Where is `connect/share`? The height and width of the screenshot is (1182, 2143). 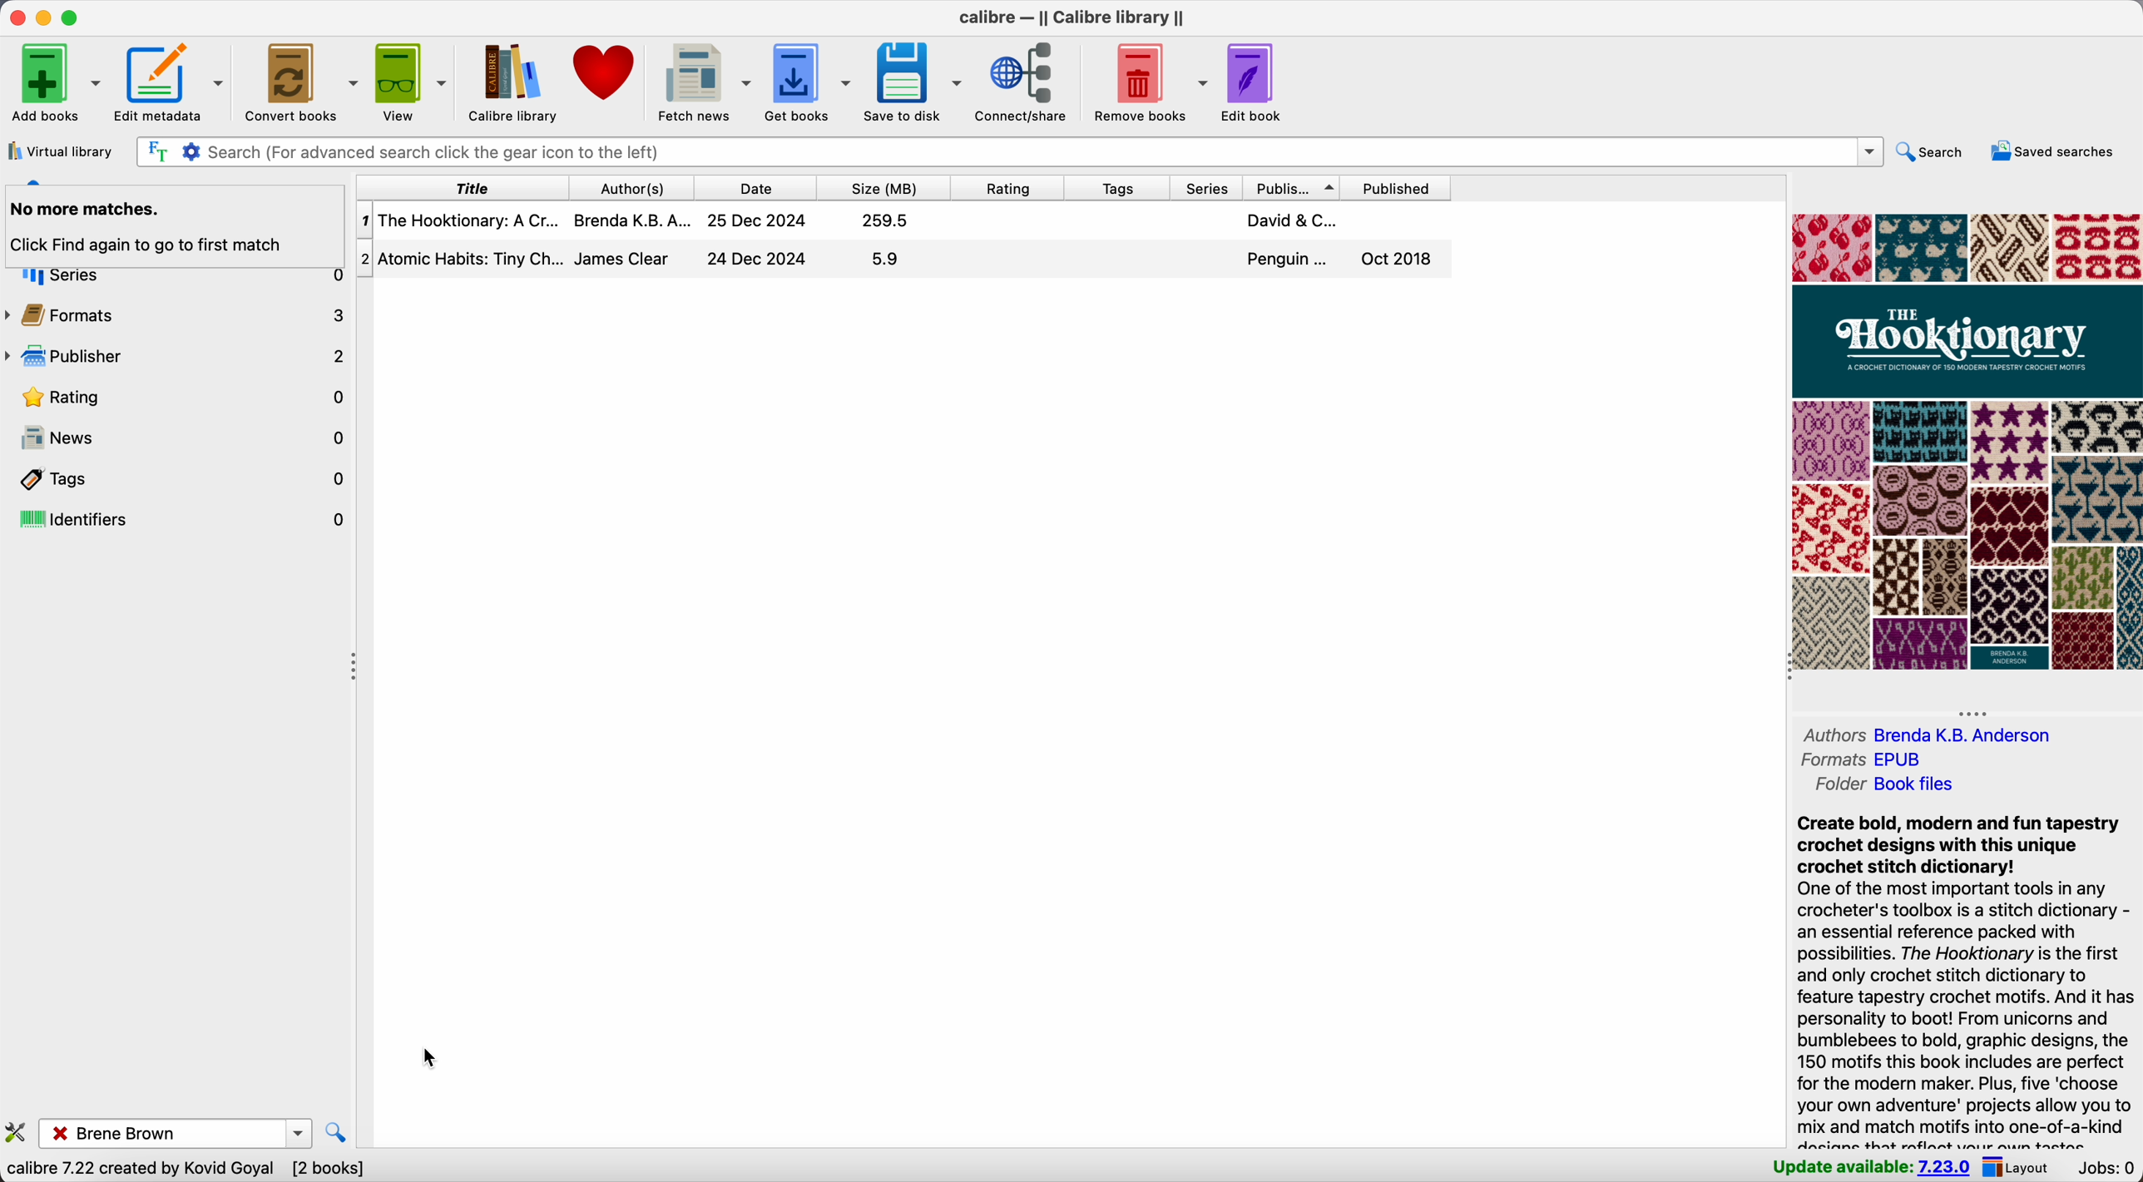 connect/share is located at coordinates (1025, 84).